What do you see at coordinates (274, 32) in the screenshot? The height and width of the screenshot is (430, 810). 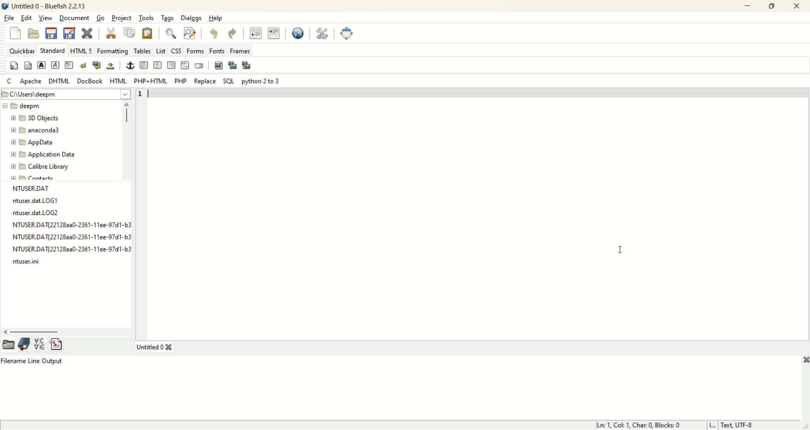 I see `indent` at bounding box center [274, 32].